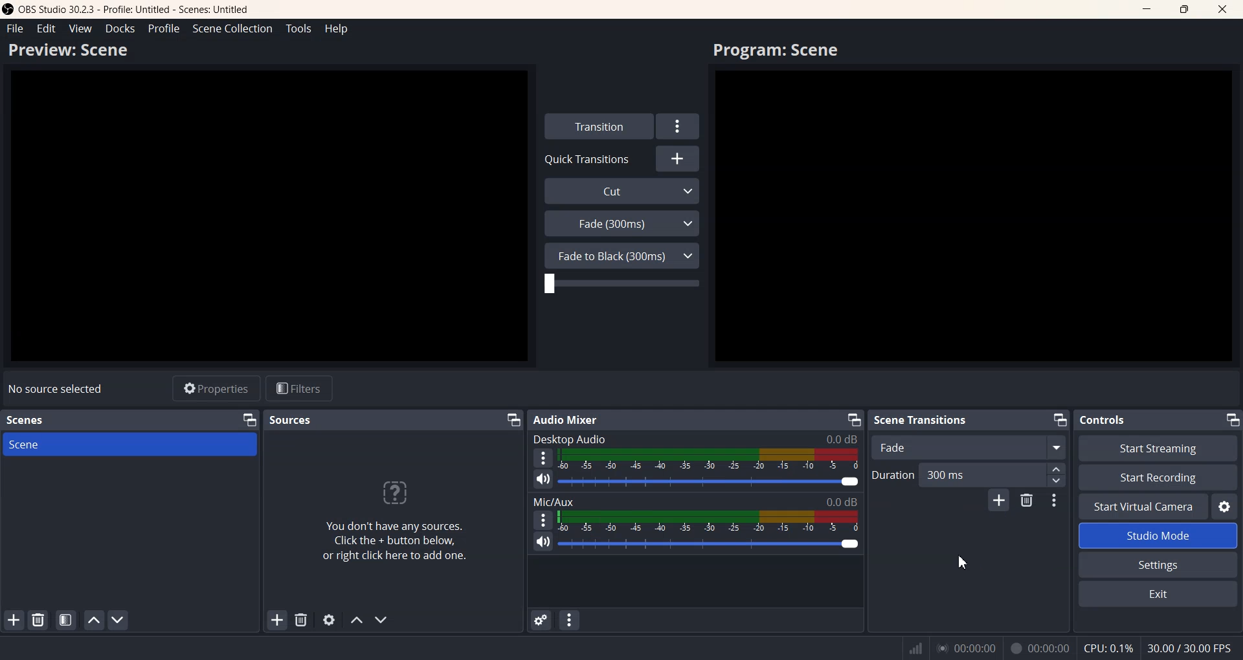  I want to click on Controls, so click(1131, 419).